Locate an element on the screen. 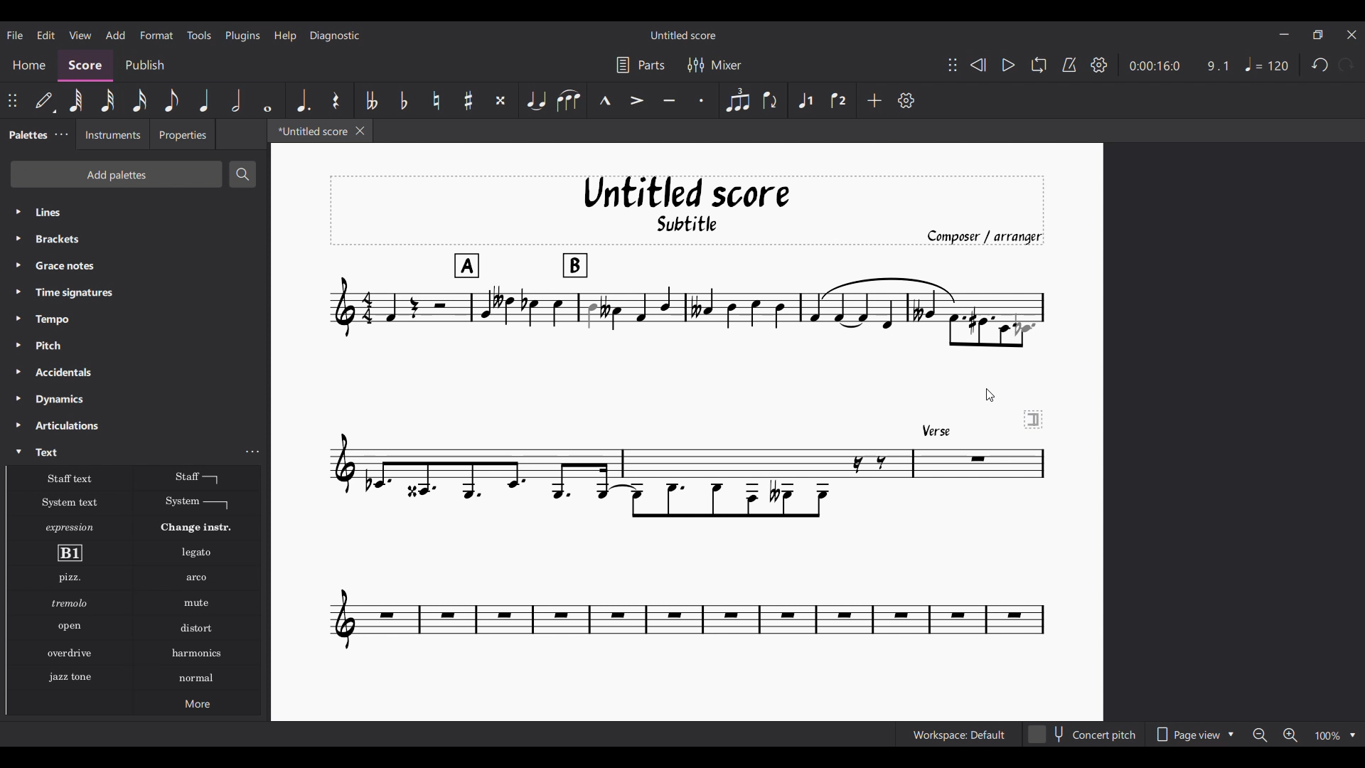 This screenshot has width=1365, height=768. Toggle double sharp is located at coordinates (500, 100).